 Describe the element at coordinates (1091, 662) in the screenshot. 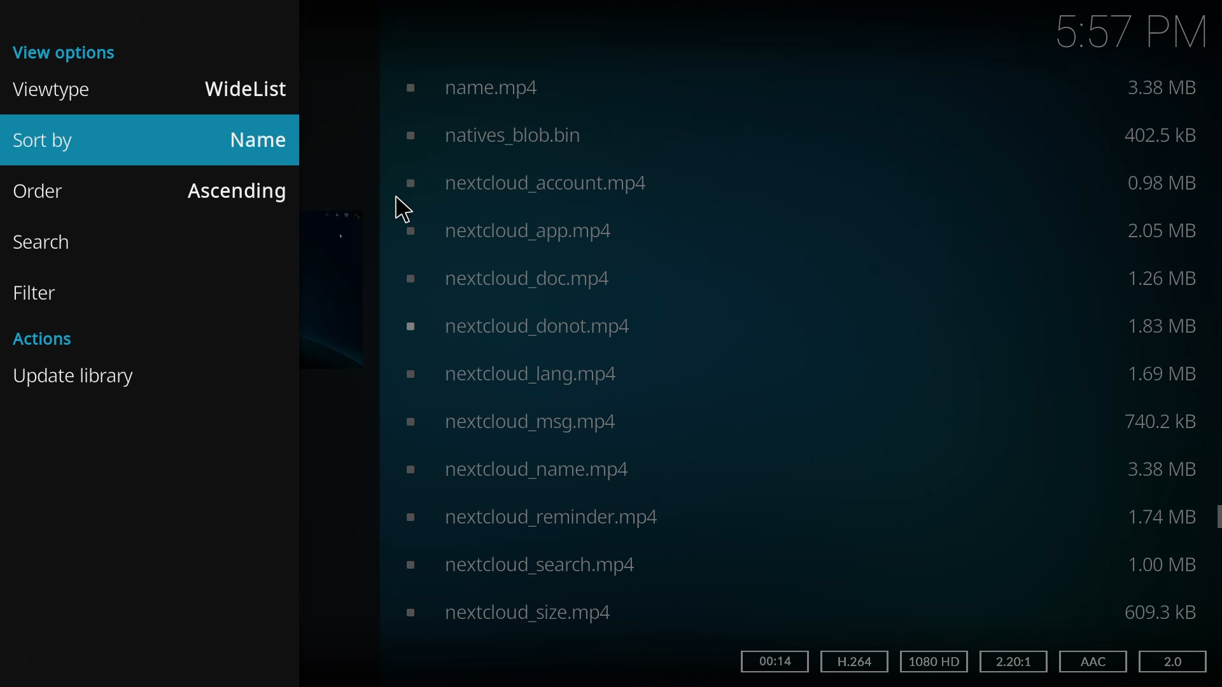

I see `aac` at that location.